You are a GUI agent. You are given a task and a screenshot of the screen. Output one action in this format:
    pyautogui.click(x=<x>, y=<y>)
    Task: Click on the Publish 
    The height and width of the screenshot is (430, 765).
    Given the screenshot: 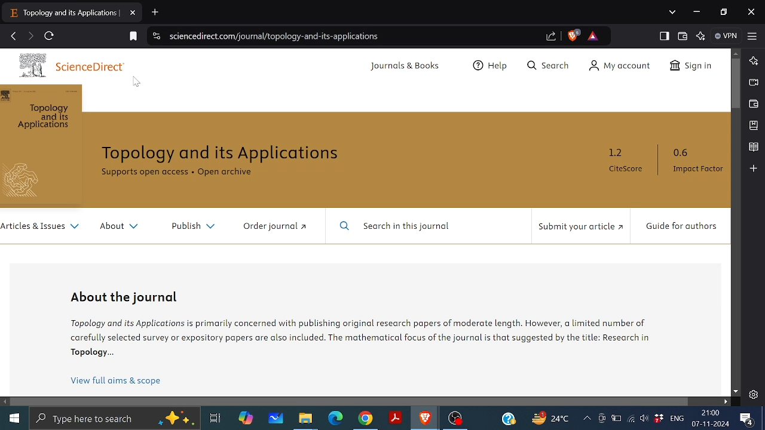 What is the action you would take?
    pyautogui.click(x=194, y=227)
    